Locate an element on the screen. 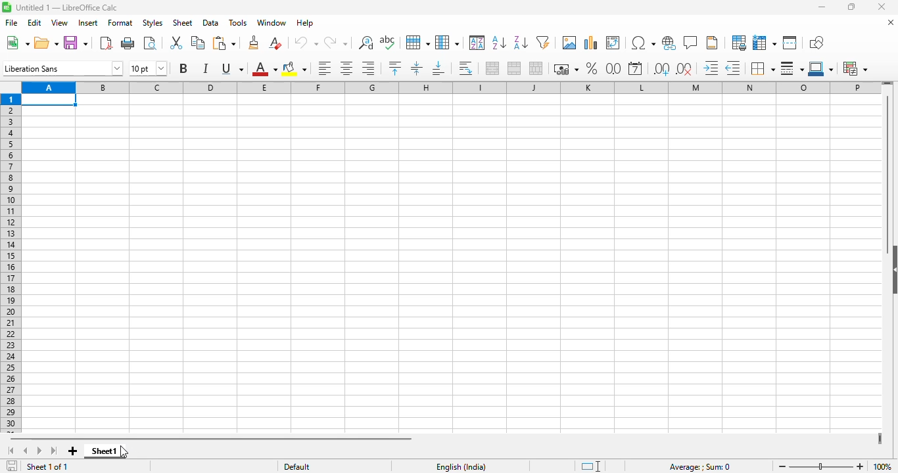  format as date is located at coordinates (636, 68).